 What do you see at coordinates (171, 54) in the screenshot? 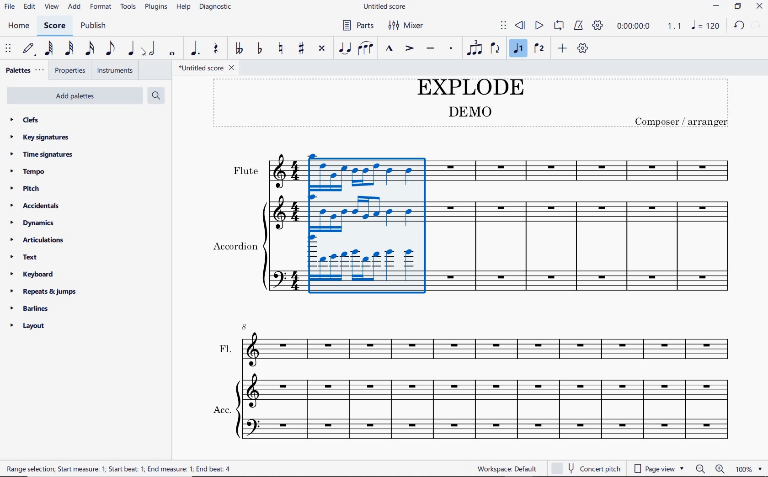
I see `whole note` at bounding box center [171, 54].